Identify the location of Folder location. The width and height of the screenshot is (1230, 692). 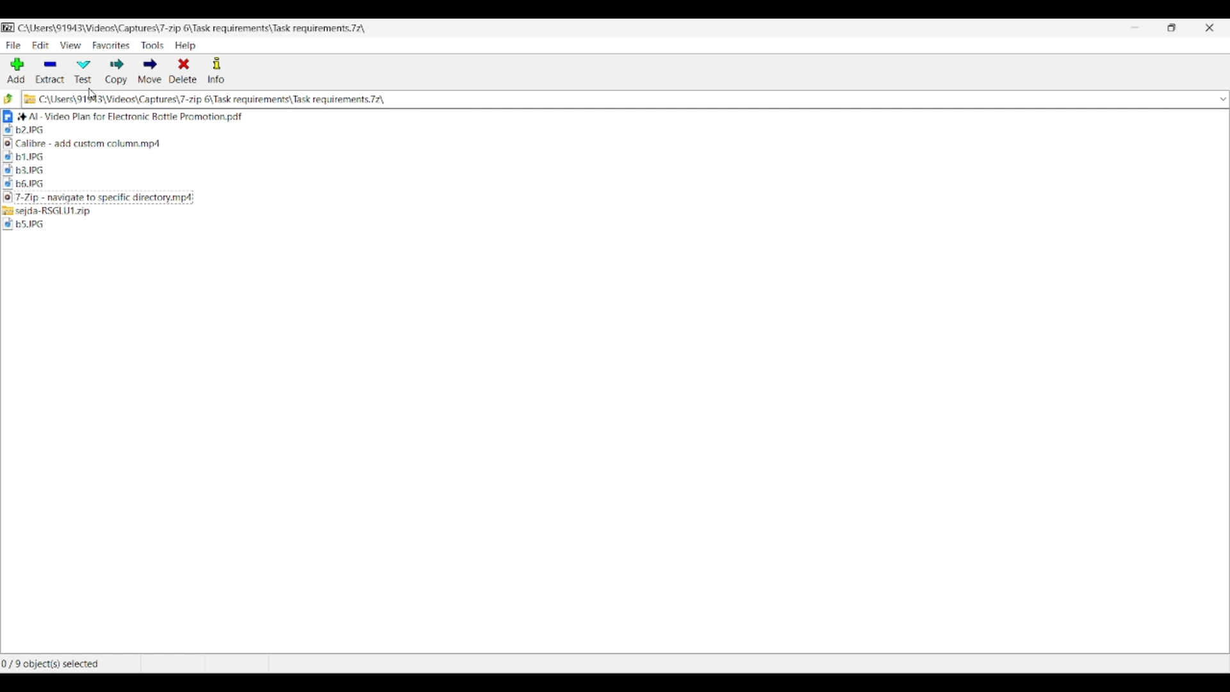
(192, 28).